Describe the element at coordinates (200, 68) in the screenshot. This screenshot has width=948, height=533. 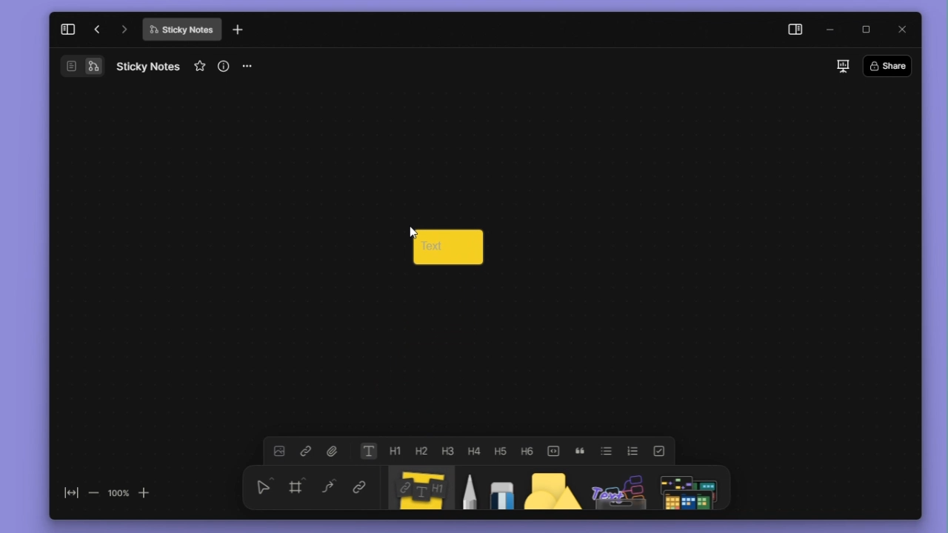
I see `favourite` at that location.